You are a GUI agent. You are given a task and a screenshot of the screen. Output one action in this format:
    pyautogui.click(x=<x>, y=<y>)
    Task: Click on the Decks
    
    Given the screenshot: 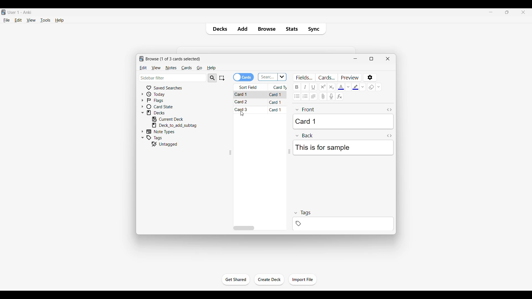 What is the action you would take?
    pyautogui.click(x=219, y=29)
    